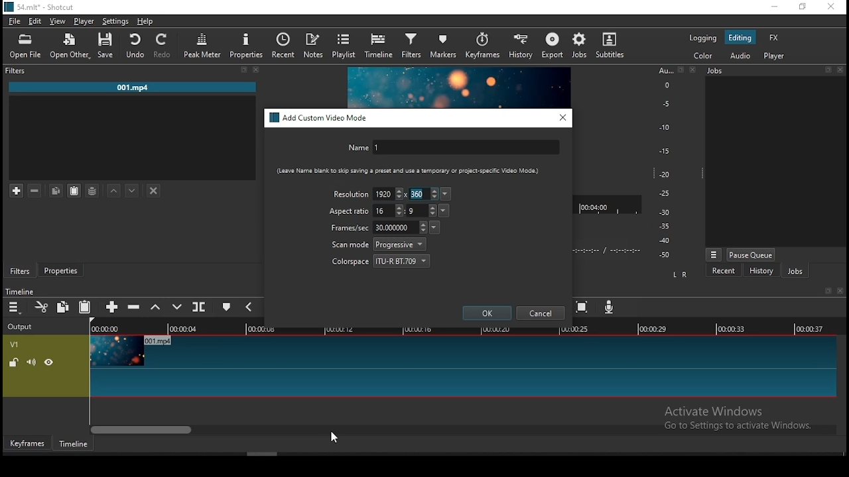 This screenshot has height=477, width=849. I want to click on 00:00:12, so click(342, 329).